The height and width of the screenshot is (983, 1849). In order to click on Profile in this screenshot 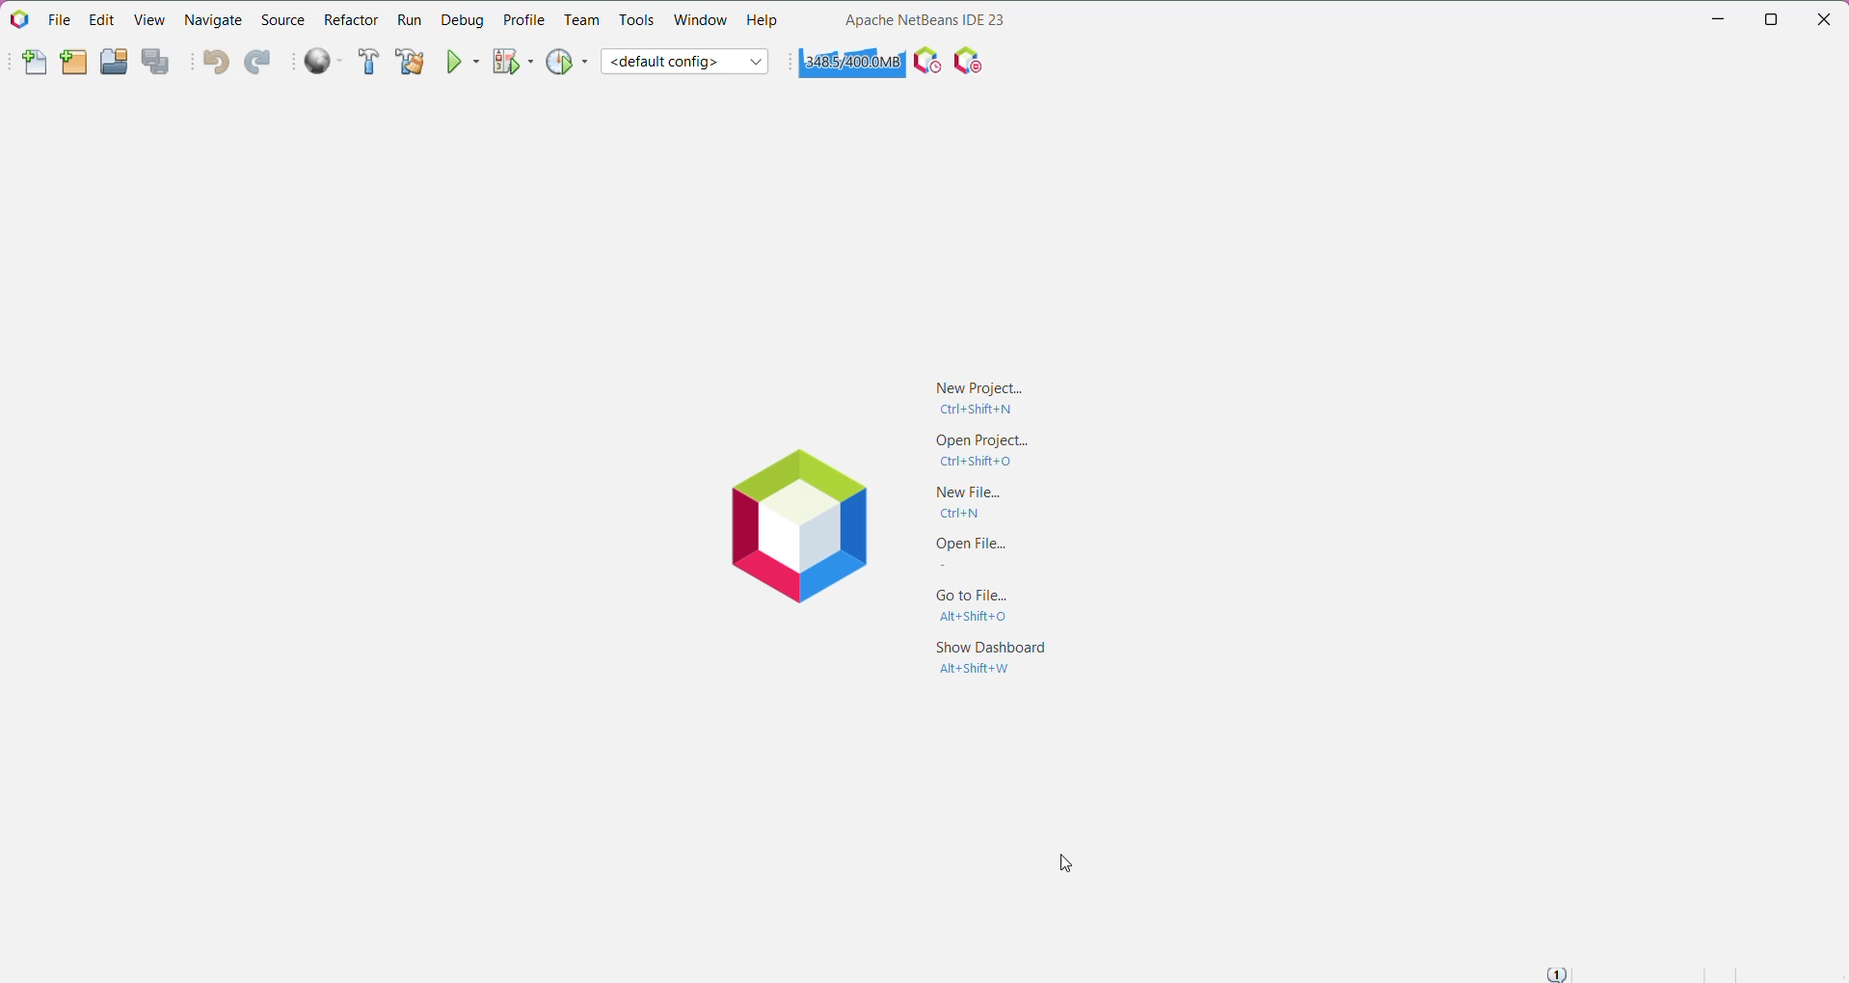, I will do `click(524, 19)`.